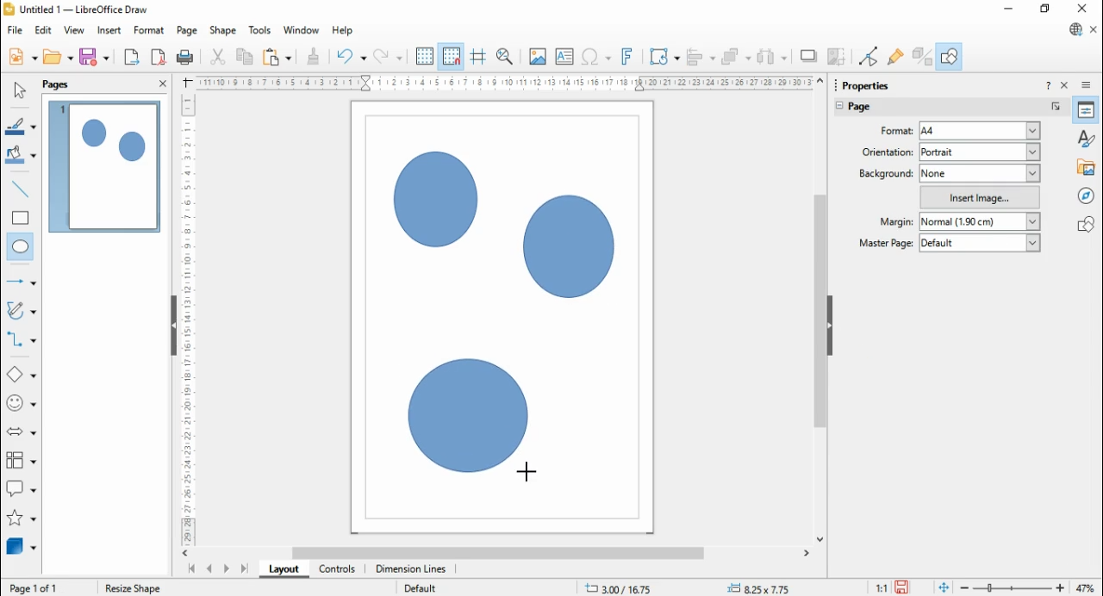 The image size is (1103, 596). I want to click on Page 1 0f 1 (Layout), so click(50, 587).